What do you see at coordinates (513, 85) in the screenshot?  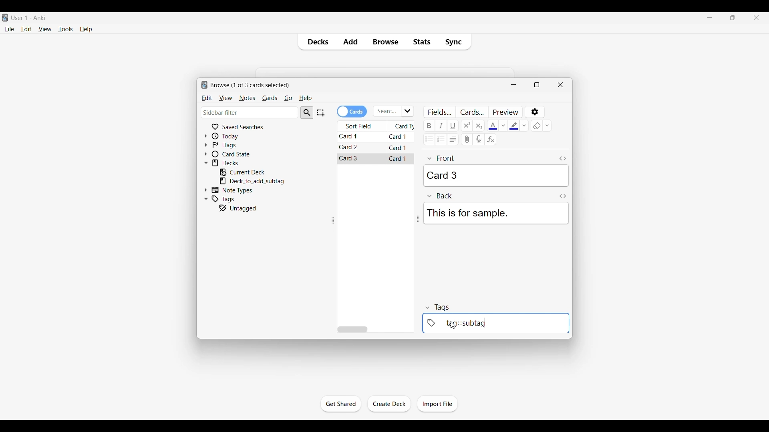 I see `Minimize` at bounding box center [513, 85].